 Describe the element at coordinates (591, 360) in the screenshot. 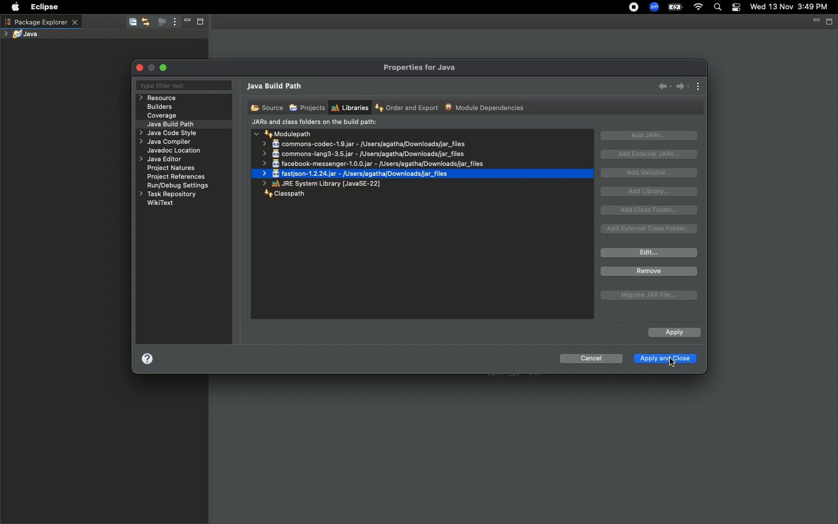

I see `Cancel` at that location.